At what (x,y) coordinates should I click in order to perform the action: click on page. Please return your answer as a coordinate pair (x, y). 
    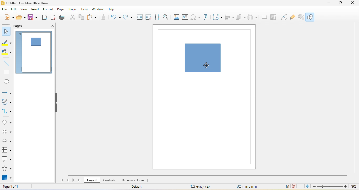
    Looking at the image, I should click on (61, 10).